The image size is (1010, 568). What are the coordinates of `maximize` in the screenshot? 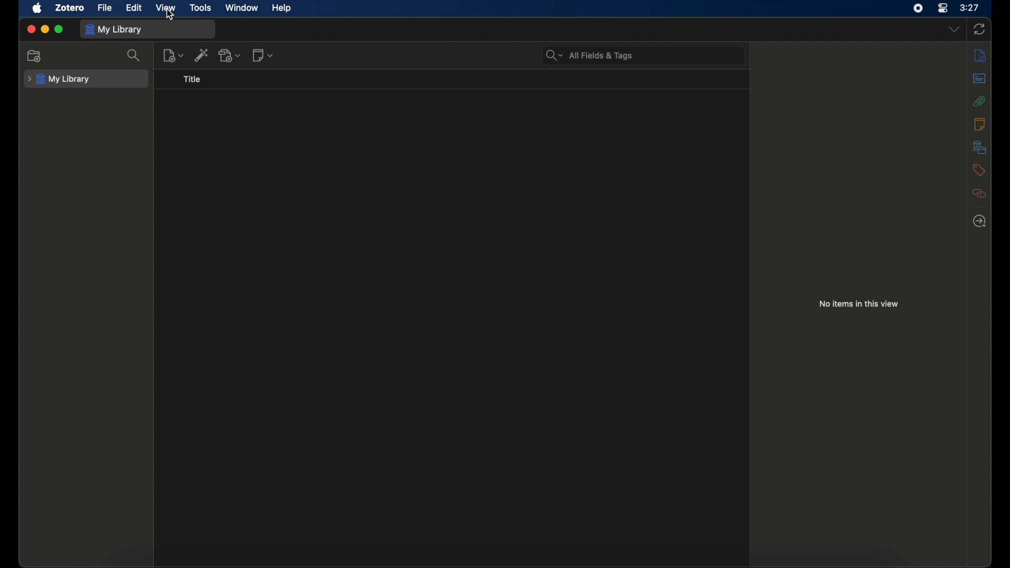 It's located at (60, 29).